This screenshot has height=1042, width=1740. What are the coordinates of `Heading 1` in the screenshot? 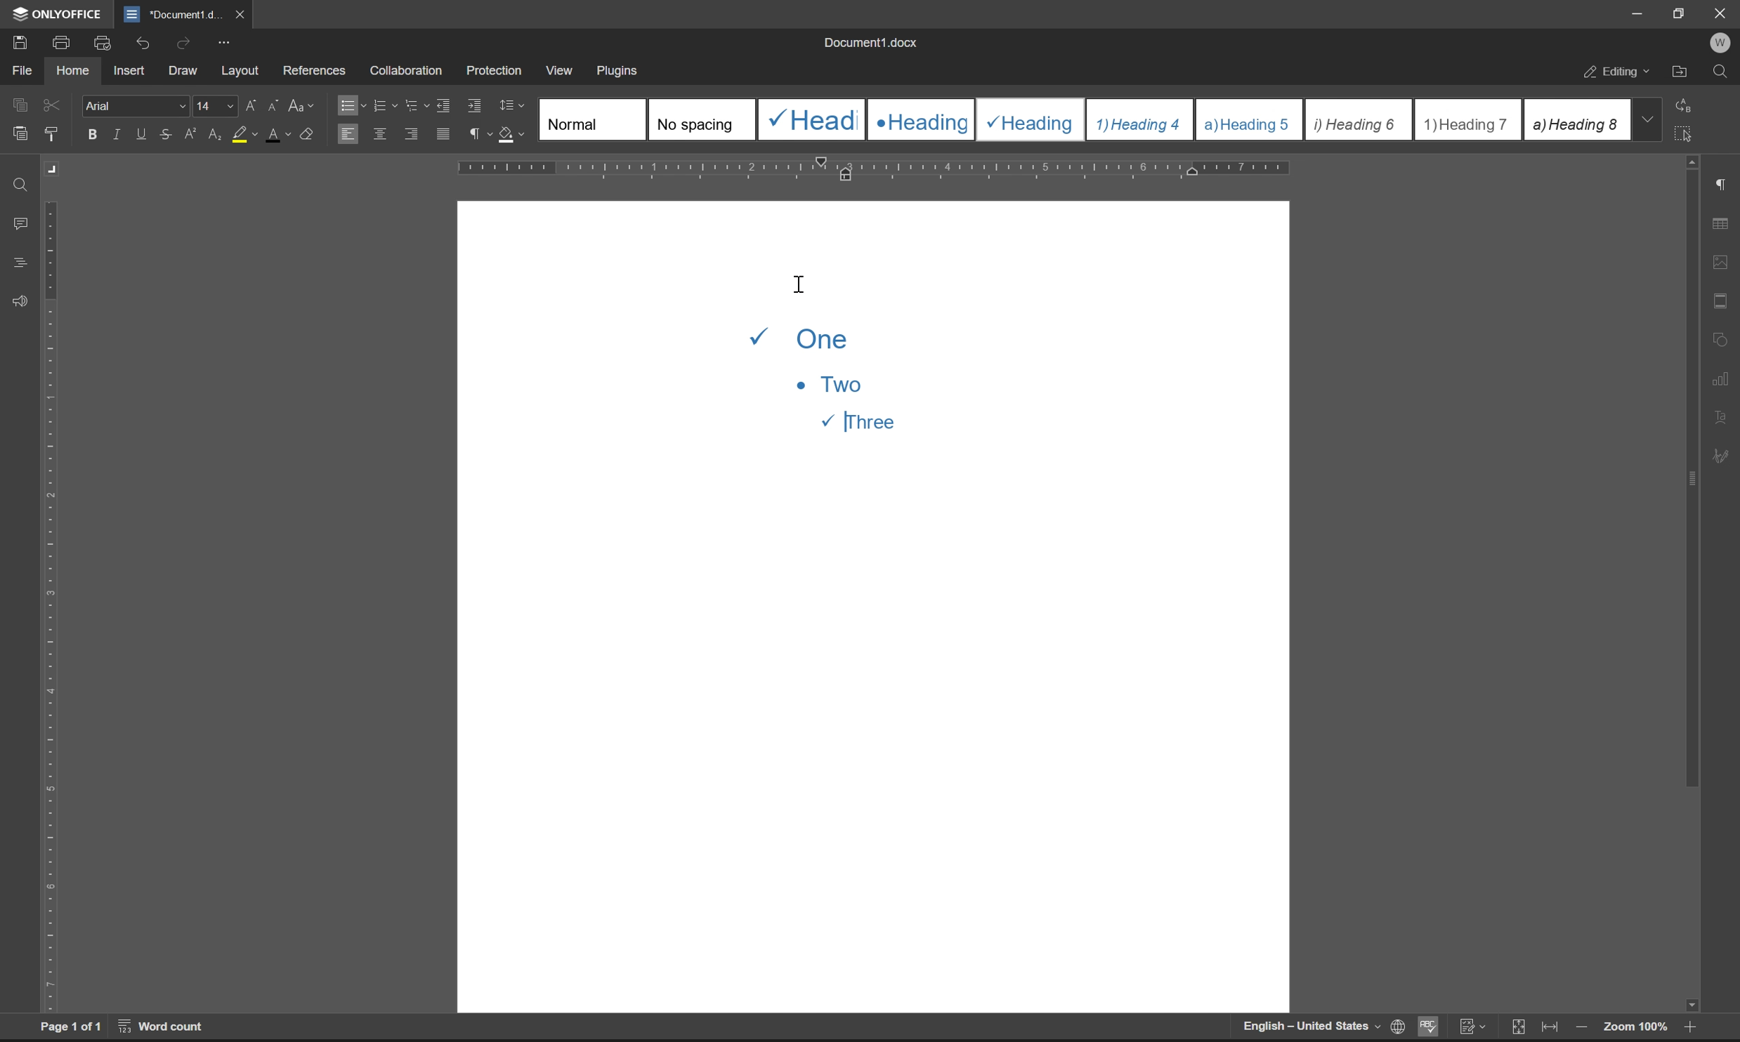 It's located at (809, 119).